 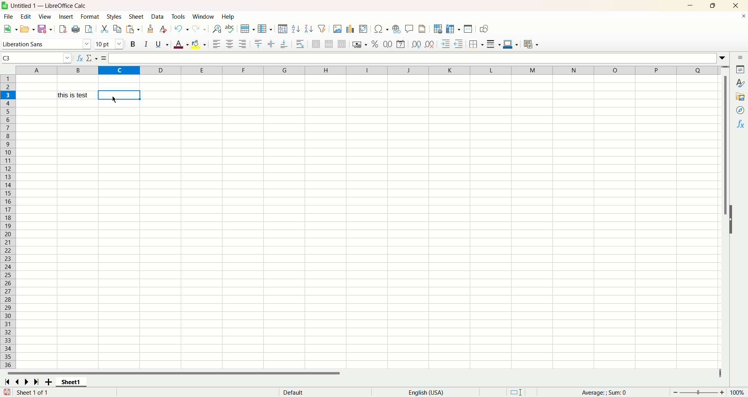 What do you see at coordinates (741, 110) in the screenshot?
I see `navigator` at bounding box center [741, 110].